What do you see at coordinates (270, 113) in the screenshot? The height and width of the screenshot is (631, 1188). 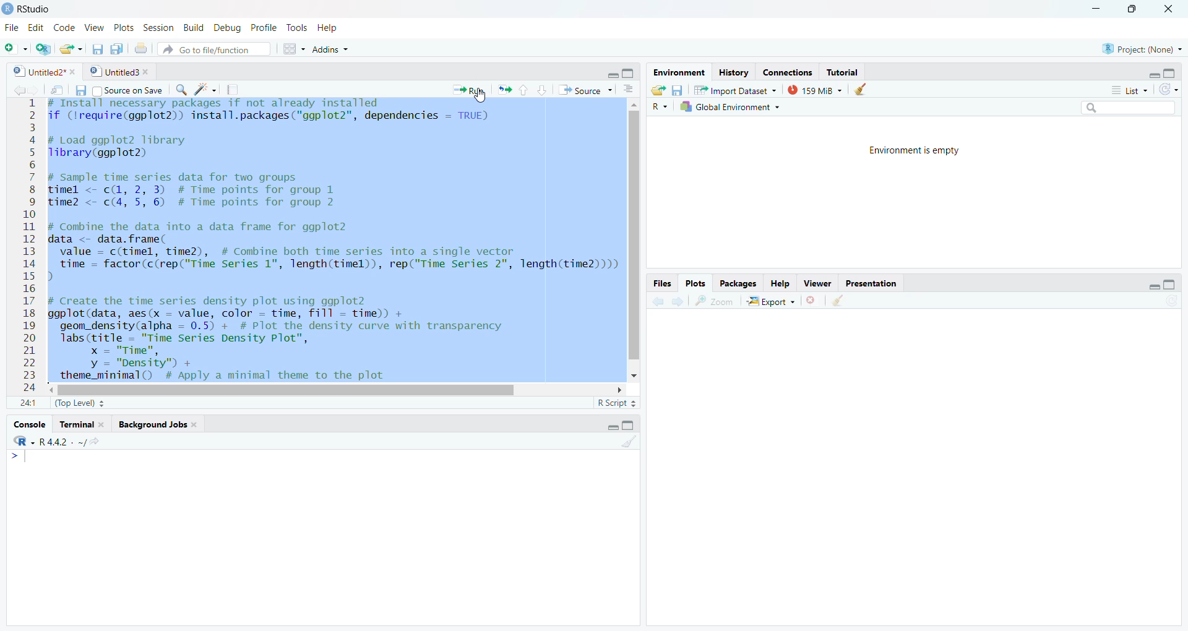 I see `# Install necessary packages if not already installed if (Irequire(ggplot2)) install.packages("ggplot2", dependencies = TRUE)` at bounding box center [270, 113].